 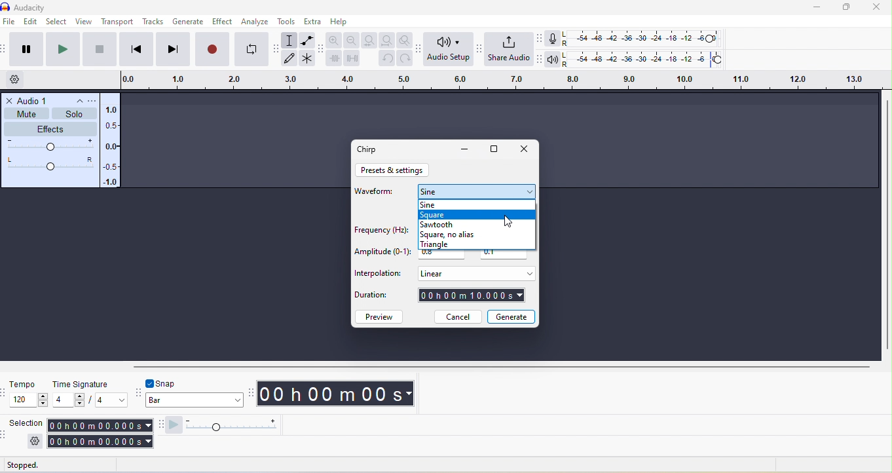 What do you see at coordinates (159, 425) in the screenshot?
I see `audacity play at speed toolbar` at bounding box center [159, 425].